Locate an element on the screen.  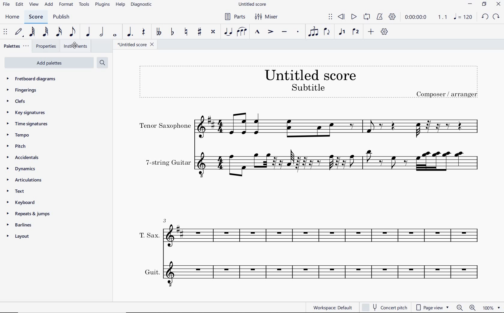
PALETTES is located at coordinates (16, 46).